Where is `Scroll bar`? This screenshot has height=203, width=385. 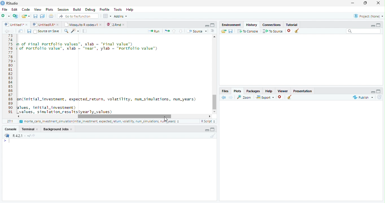 Scroll bar is located at coordinates (124, 116).